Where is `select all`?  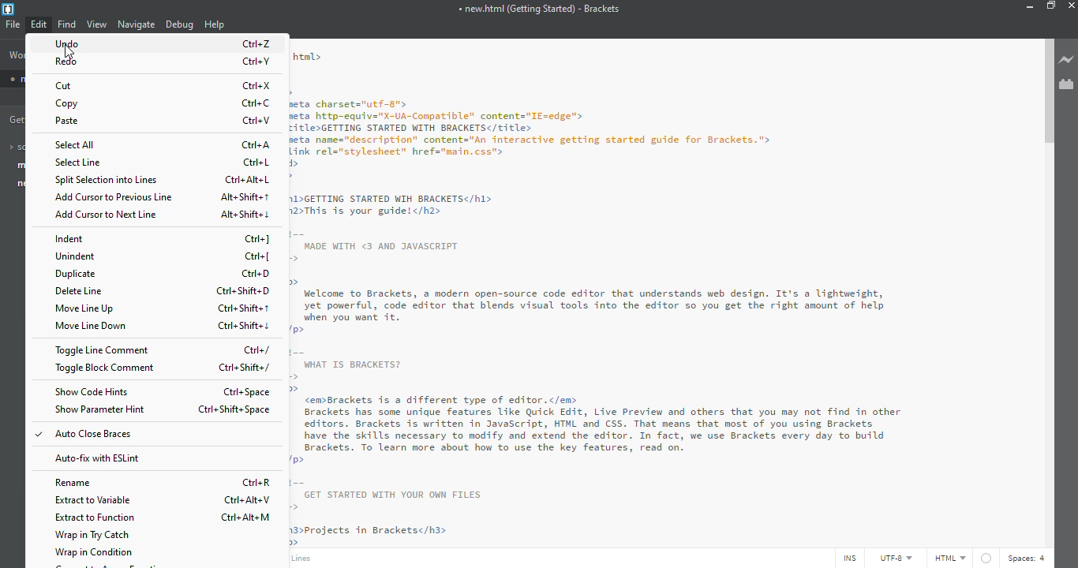
select all is located at coordinates (79, 145).